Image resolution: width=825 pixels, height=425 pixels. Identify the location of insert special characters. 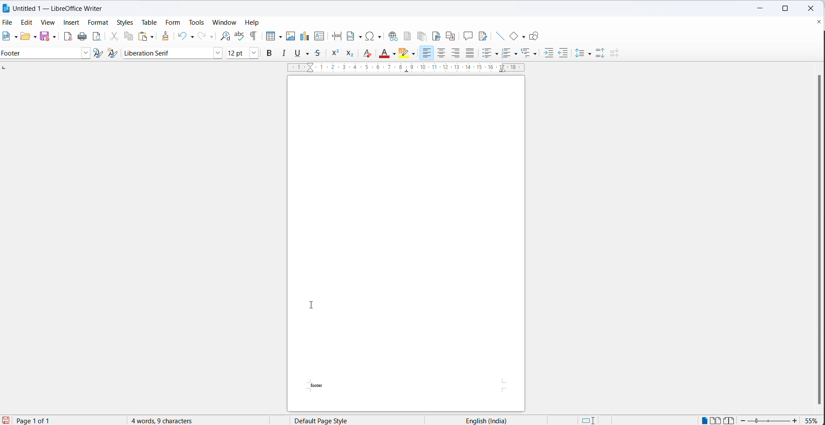
(374, 36).